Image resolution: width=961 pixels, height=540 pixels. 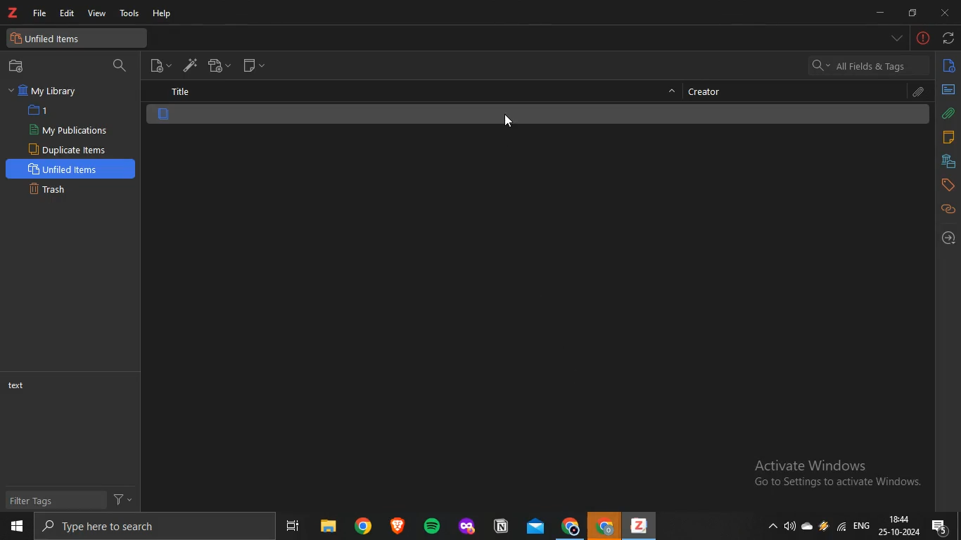 I want to click on app, so click(x=498, y=525).